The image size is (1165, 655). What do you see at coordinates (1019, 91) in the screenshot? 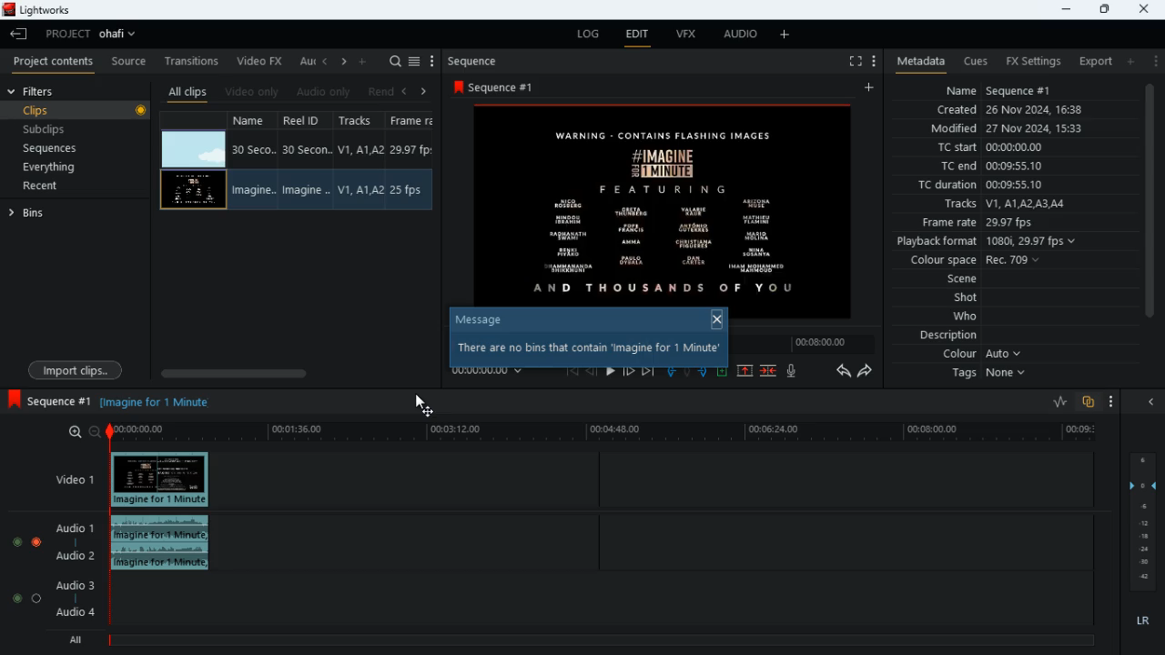
I see `name` at bounding box center [1019, 91].